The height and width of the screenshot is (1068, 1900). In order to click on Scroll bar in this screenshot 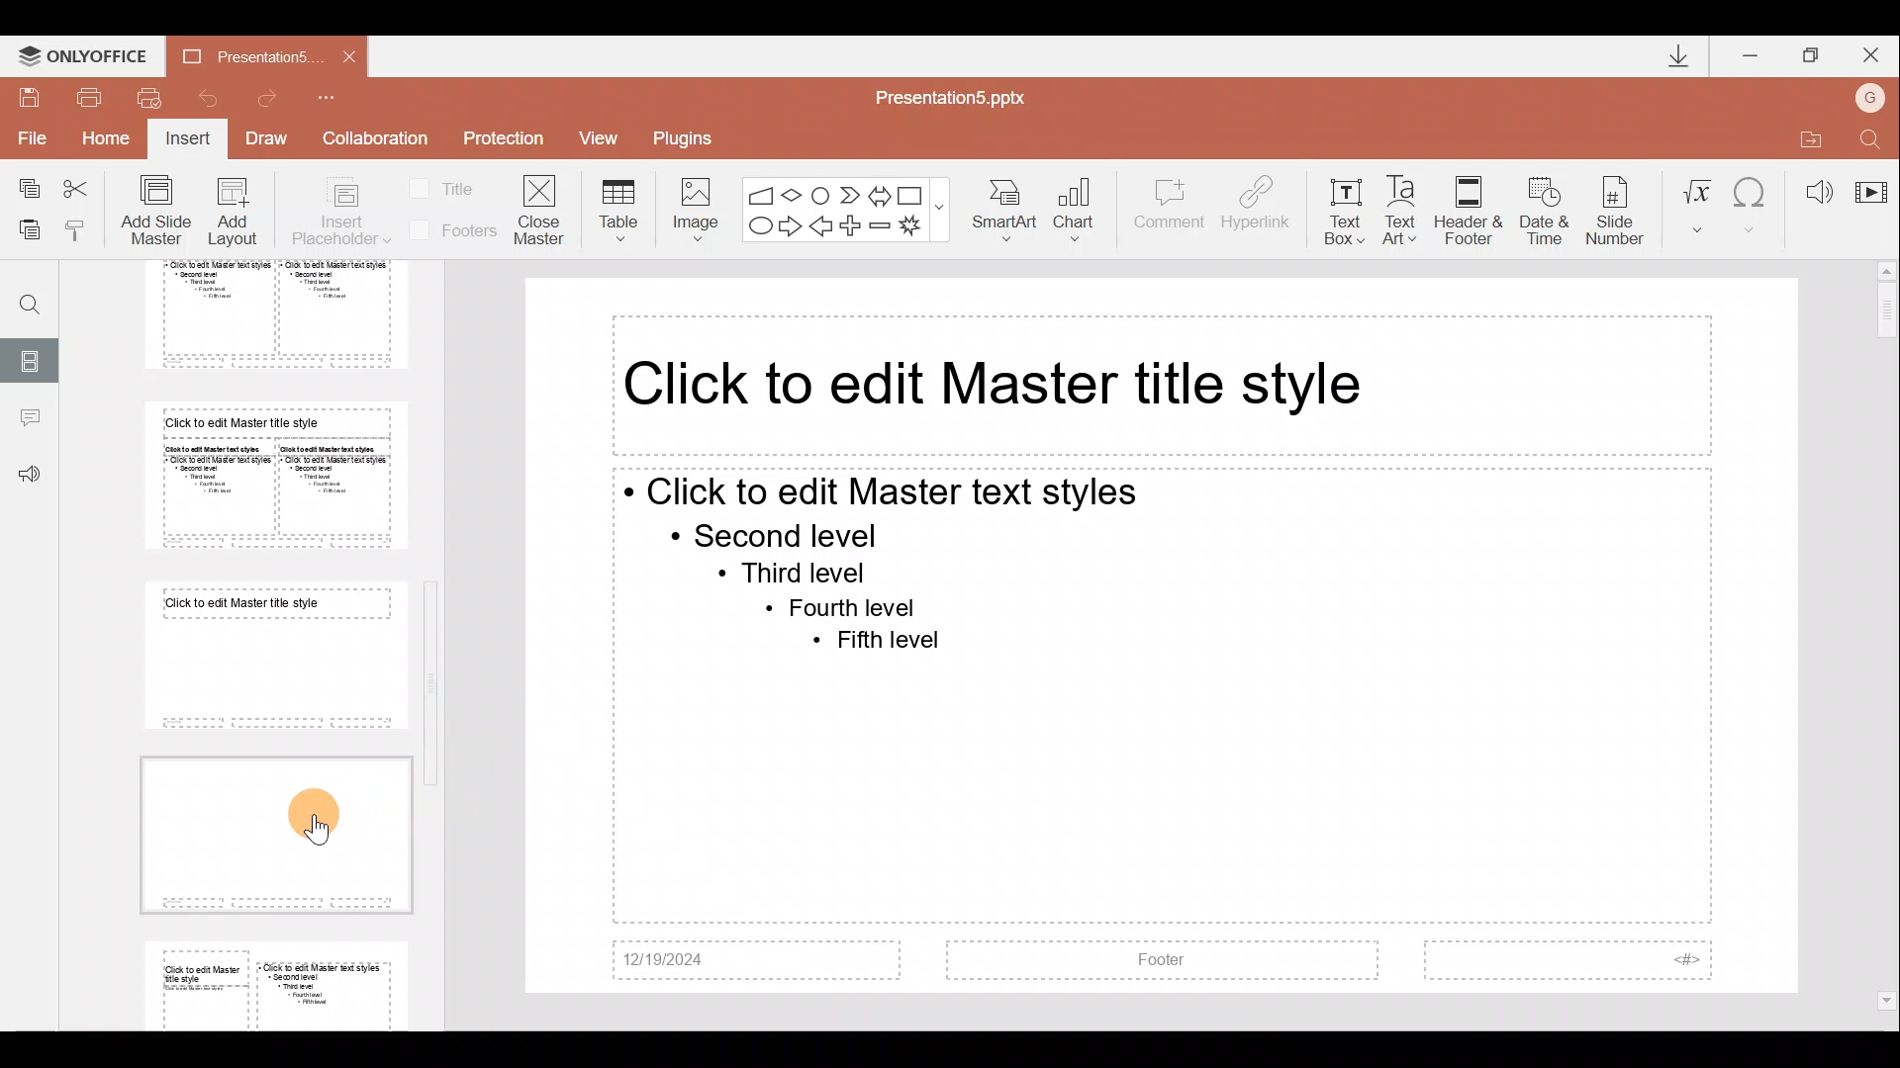, I will do `click(435, 633)`.